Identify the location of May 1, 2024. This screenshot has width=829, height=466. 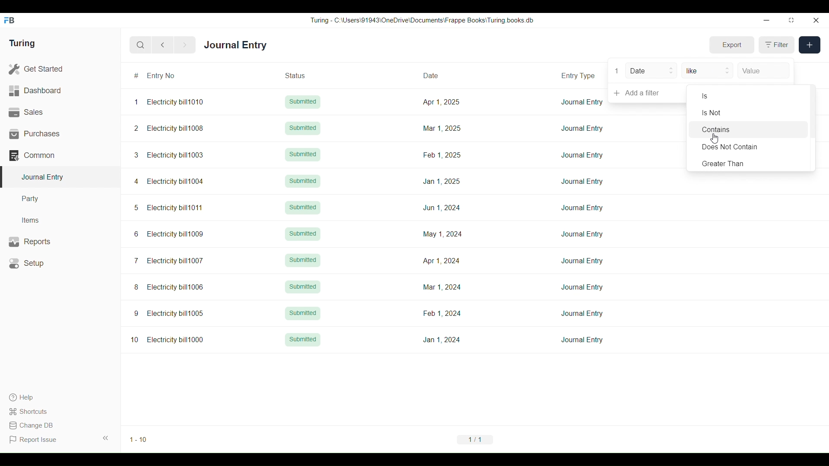
(442, 233).